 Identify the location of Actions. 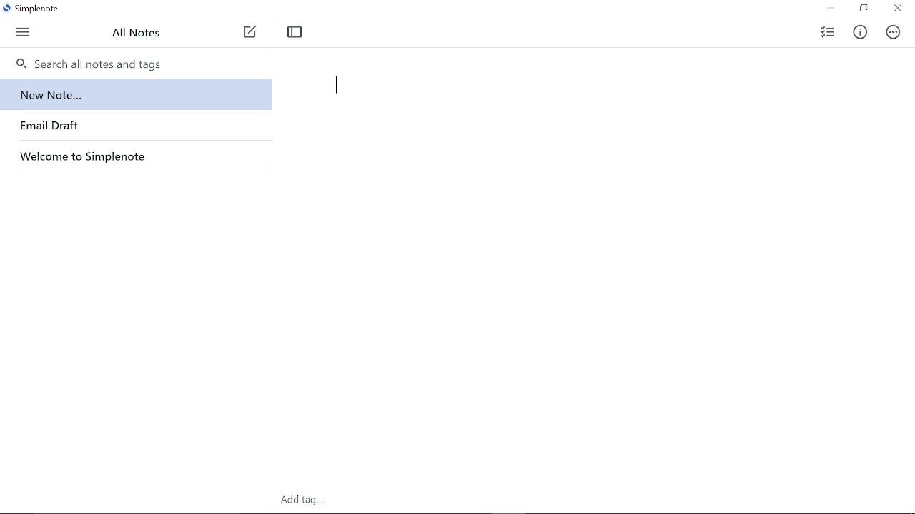
(894, 33).